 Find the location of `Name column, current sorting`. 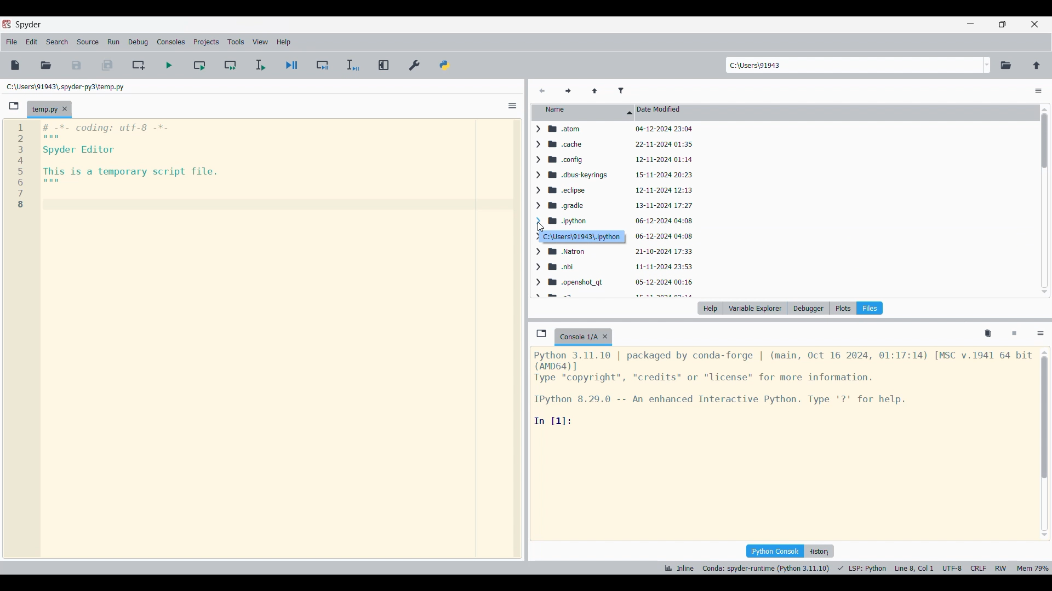

Name column, current sorting is located at coordinates (583, 113).